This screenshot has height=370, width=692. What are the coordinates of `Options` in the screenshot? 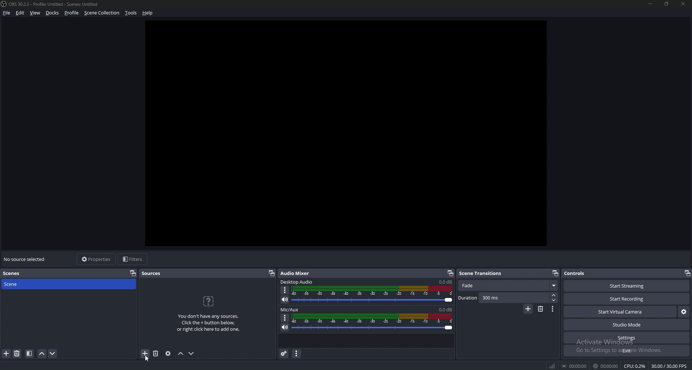 It's located at (285, 317).